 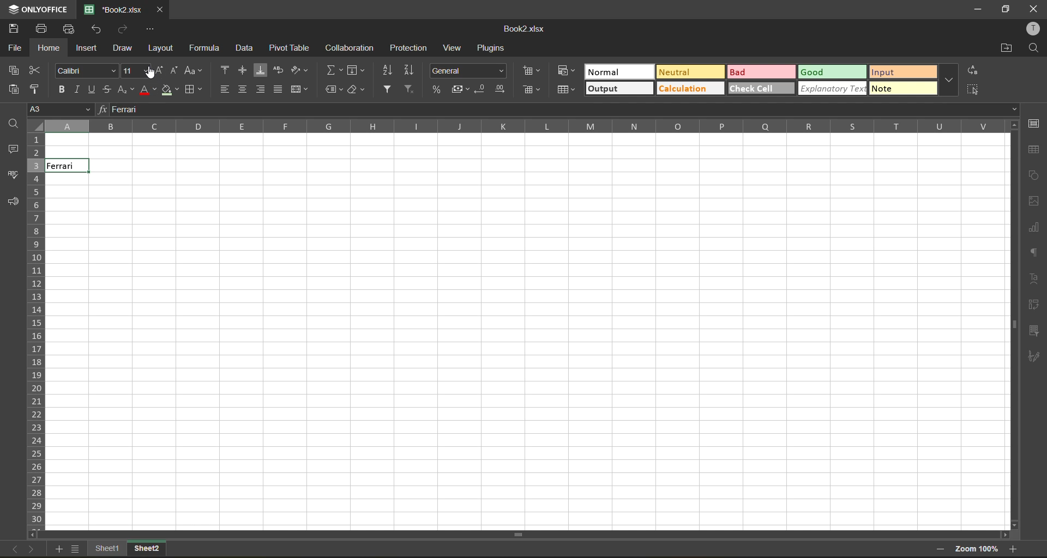 What do you see at coordinates (1006, 48) in the screenshot?
I see `open location` at bounding box center [1006, 48].